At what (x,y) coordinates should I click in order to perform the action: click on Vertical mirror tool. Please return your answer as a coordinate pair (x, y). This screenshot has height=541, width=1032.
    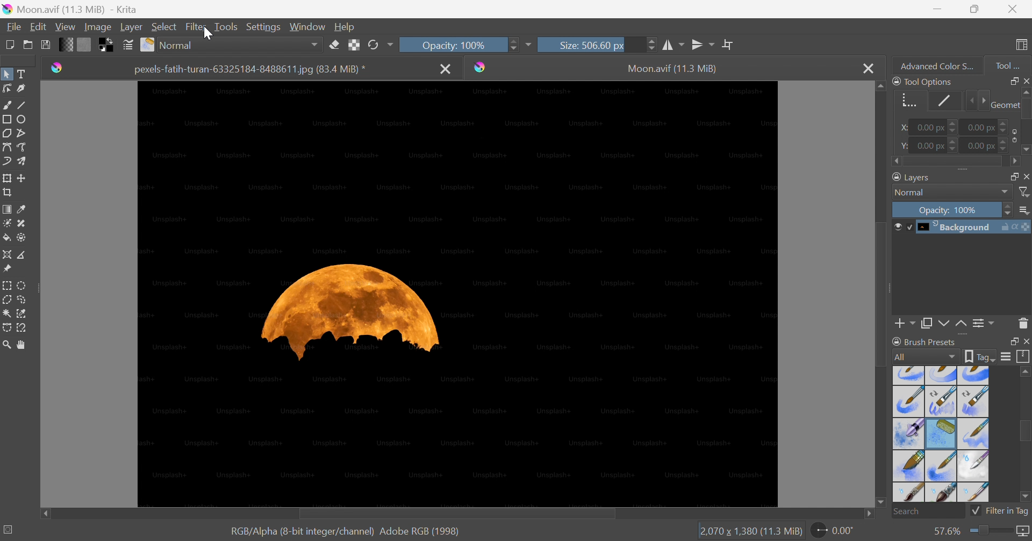
    Looking at the image, I should click on (703, 45).